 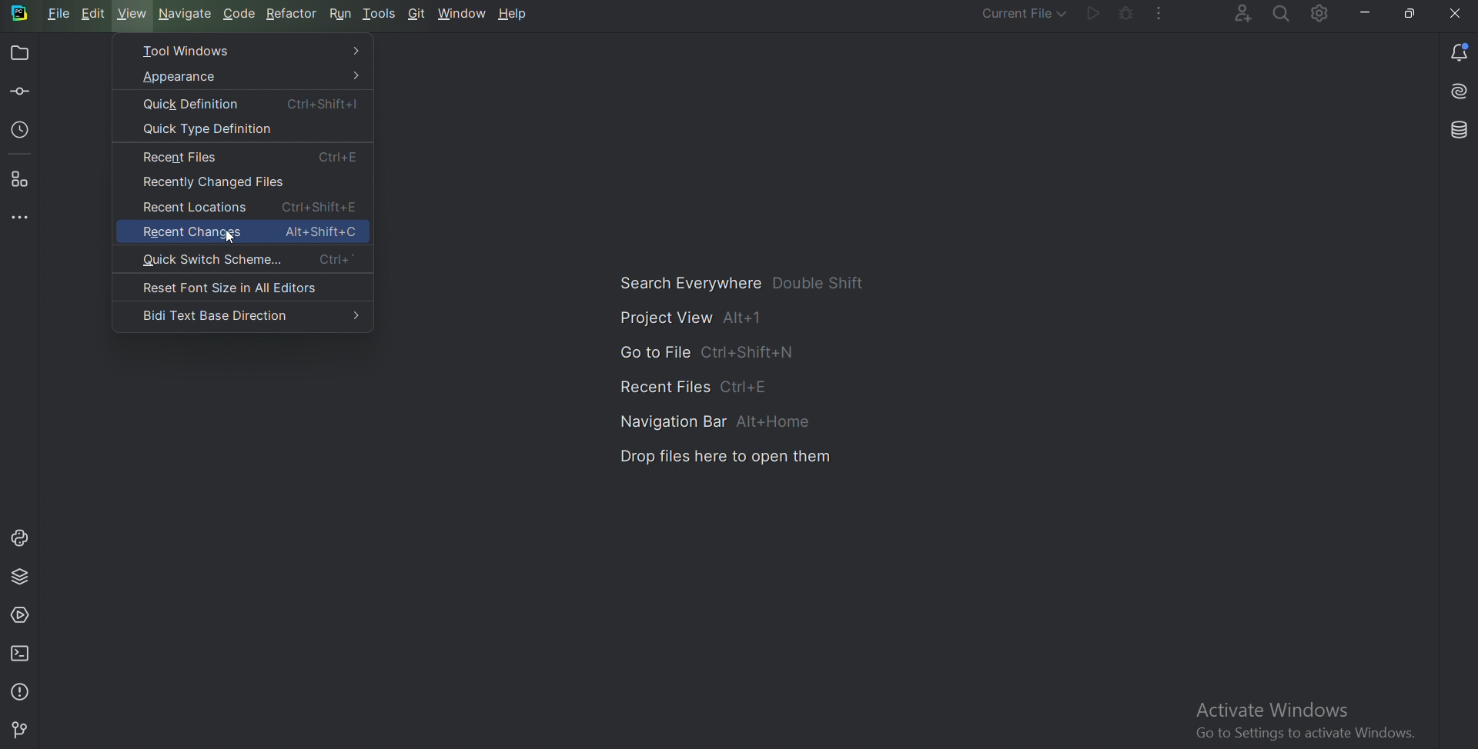 What do you see at coordinates (701, 351) in the screenshot?
I see `Go to file` at bounding box center [701, 351].